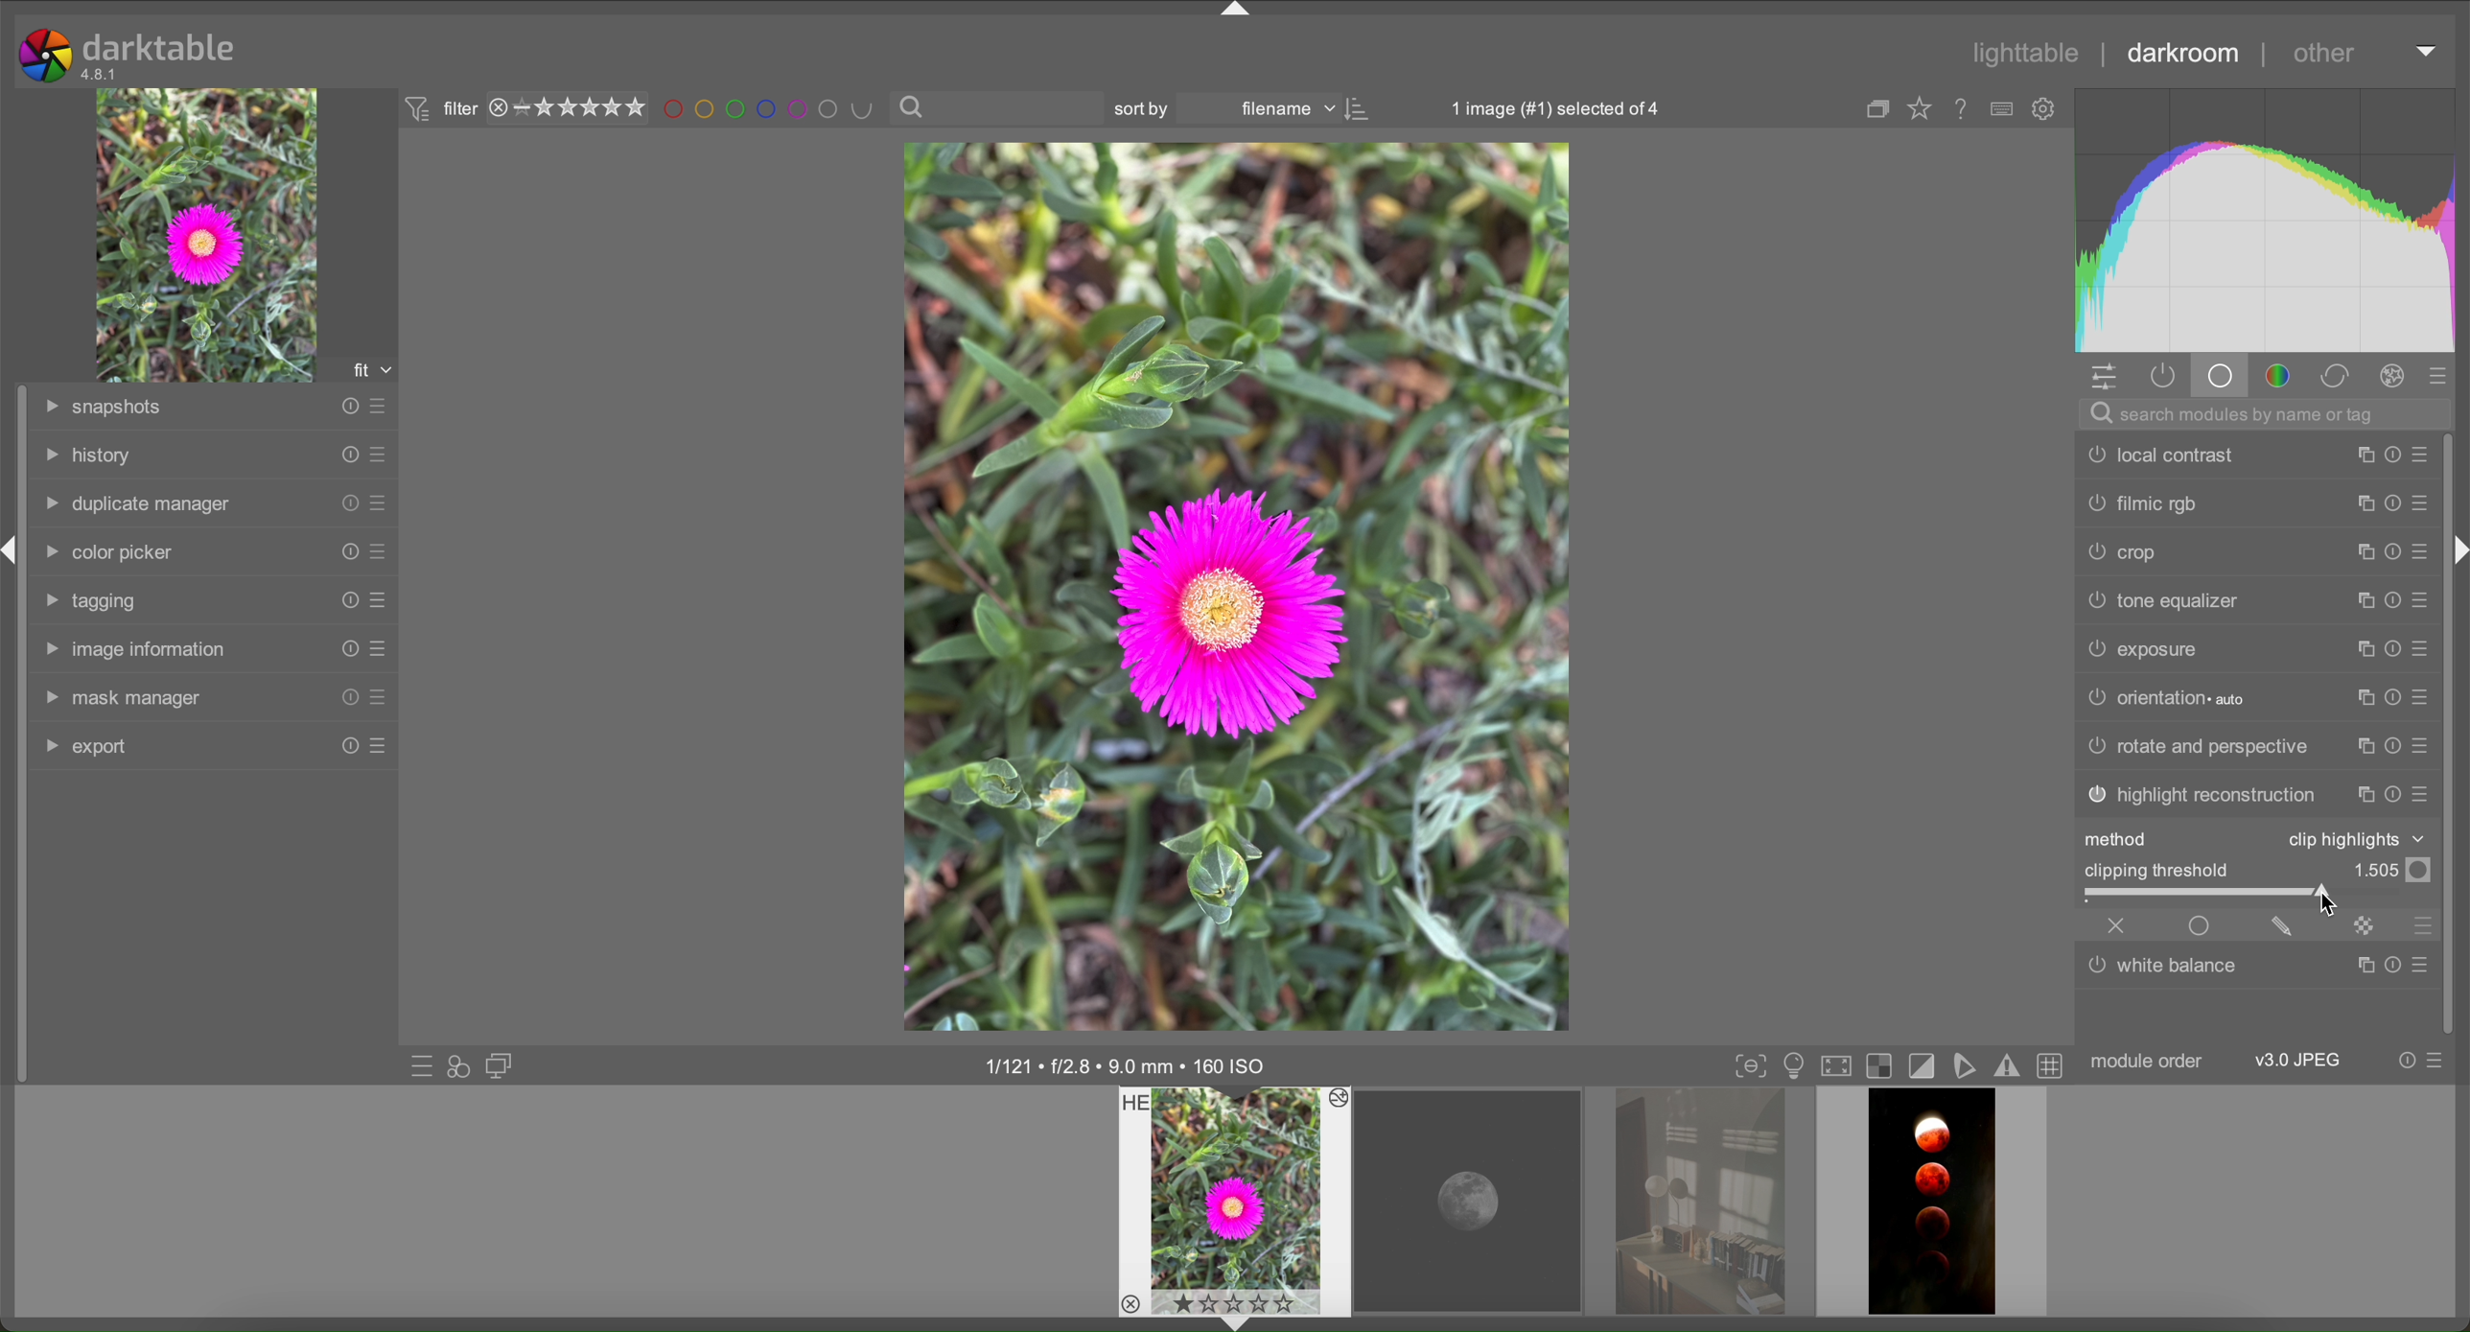  I want to click on presets, so click(2424, 795).